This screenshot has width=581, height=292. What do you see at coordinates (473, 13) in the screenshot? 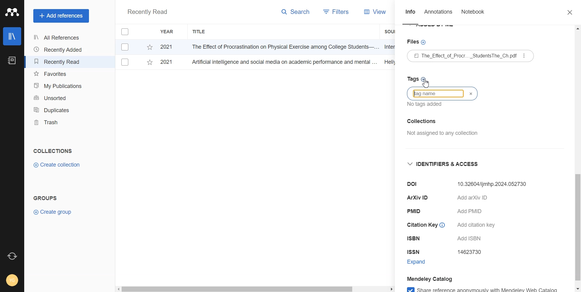
I see `Notebook` at bounding box center [473, 13].